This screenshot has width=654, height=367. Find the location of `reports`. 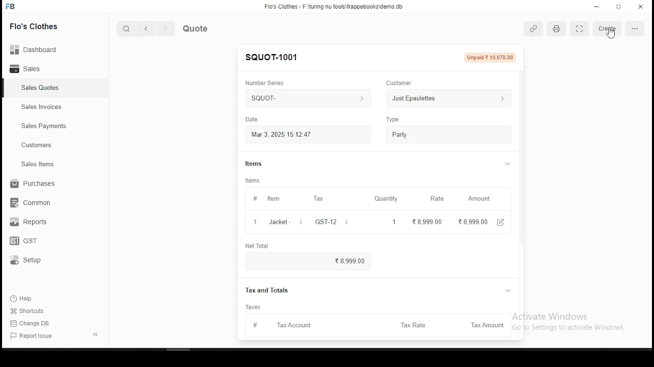

reports is located at coordinates (30, 223).